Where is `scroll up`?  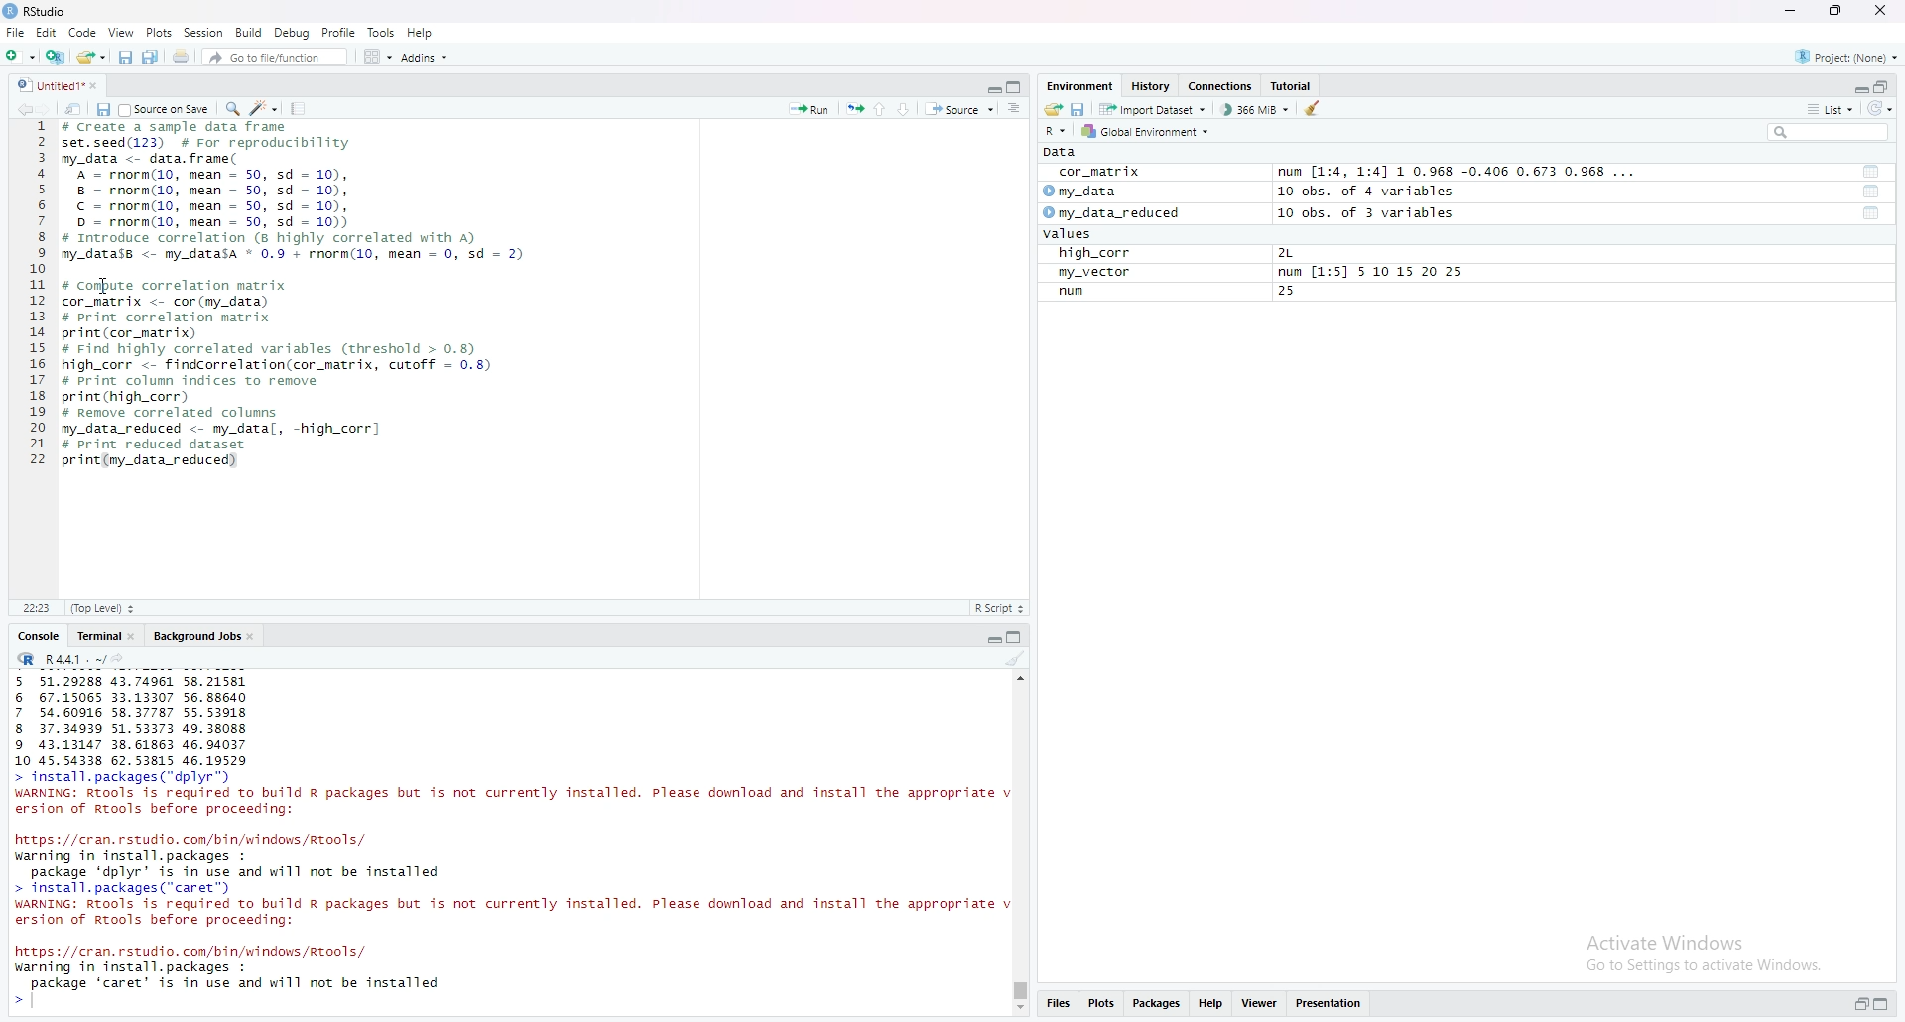 scroll up is located at coordinates (1021, 677).